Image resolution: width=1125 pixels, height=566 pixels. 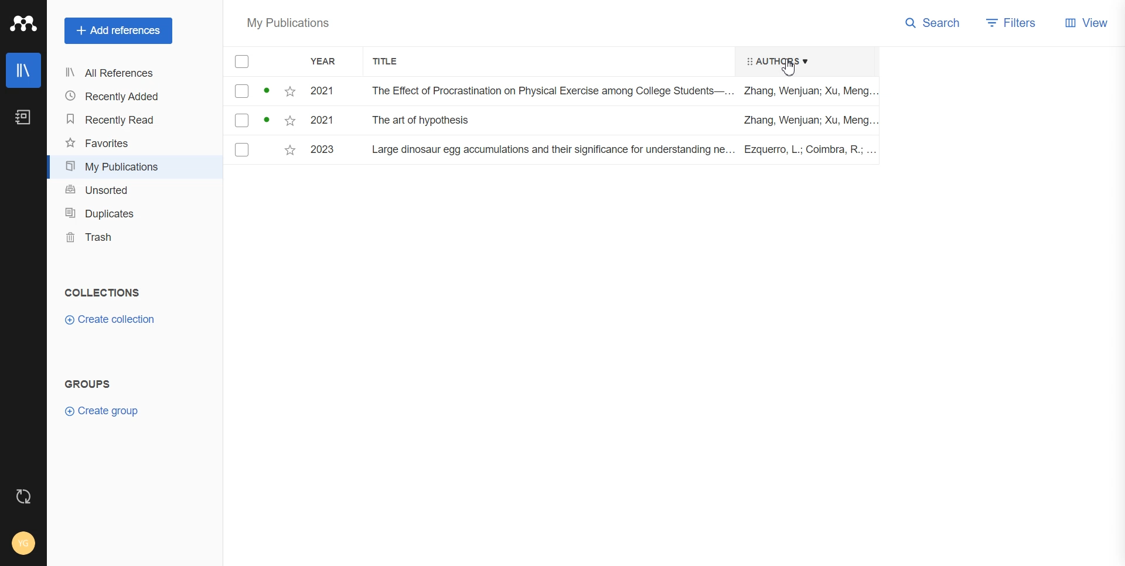 I want to click on Auto sync, so click(x=22, y=496).